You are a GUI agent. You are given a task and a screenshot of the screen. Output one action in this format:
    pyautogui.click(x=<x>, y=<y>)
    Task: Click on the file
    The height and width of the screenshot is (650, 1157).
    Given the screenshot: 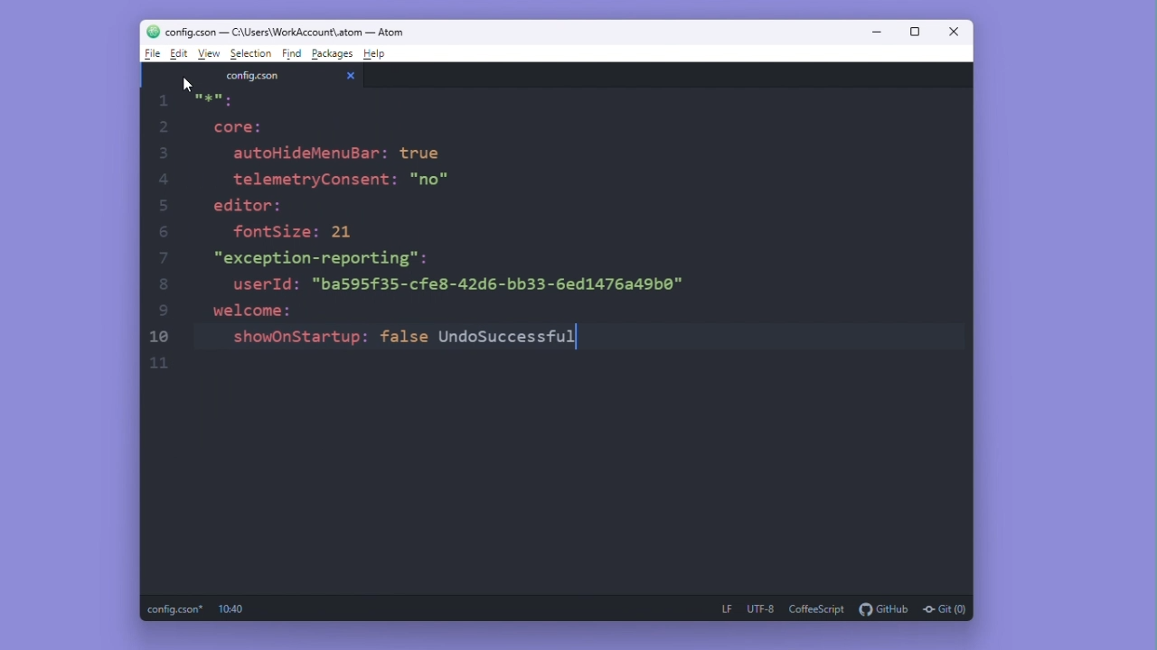 What is the action you would take?
    pyautogui.click(x=151, y=55)
    